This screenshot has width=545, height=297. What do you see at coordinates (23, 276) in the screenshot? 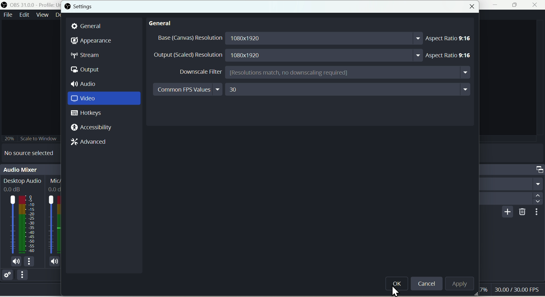
I see `Options` at bounding box center [23, 276].